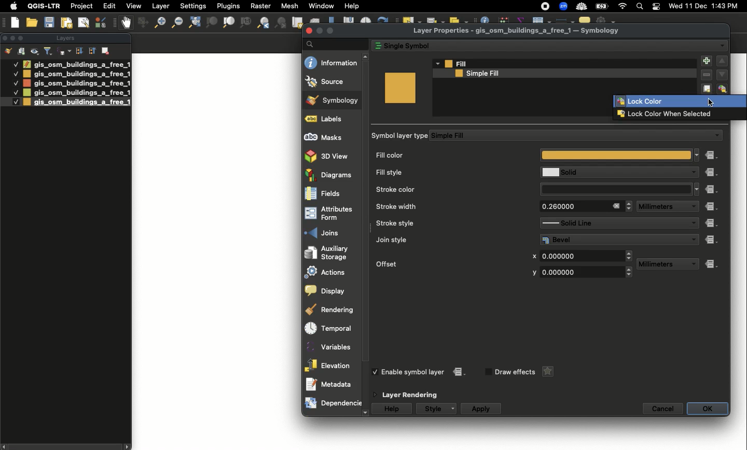 The image size is (747, 450). Describe the element at coordinates (480, 409) in the screenshot. I see `Apply` at that location.